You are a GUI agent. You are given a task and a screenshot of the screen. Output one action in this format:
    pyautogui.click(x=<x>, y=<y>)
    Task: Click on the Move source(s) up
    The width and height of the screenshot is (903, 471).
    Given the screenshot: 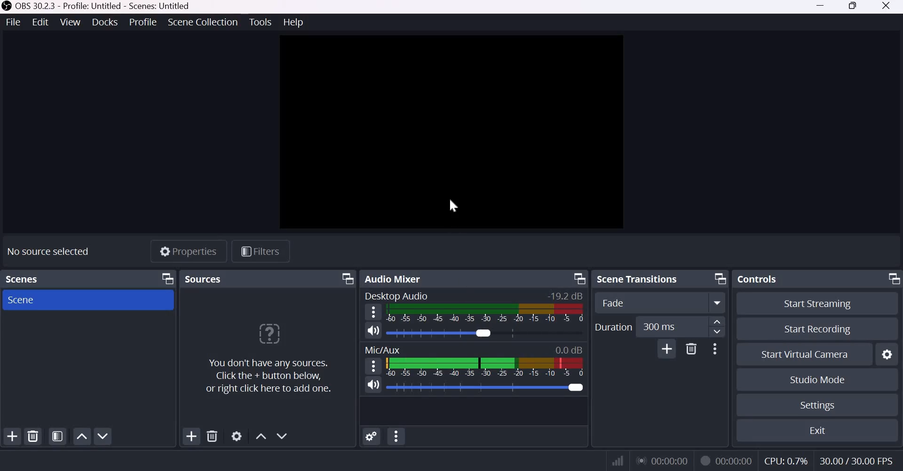 What is the action you would take?
    pyautogui.click(x=261, y=436)
    